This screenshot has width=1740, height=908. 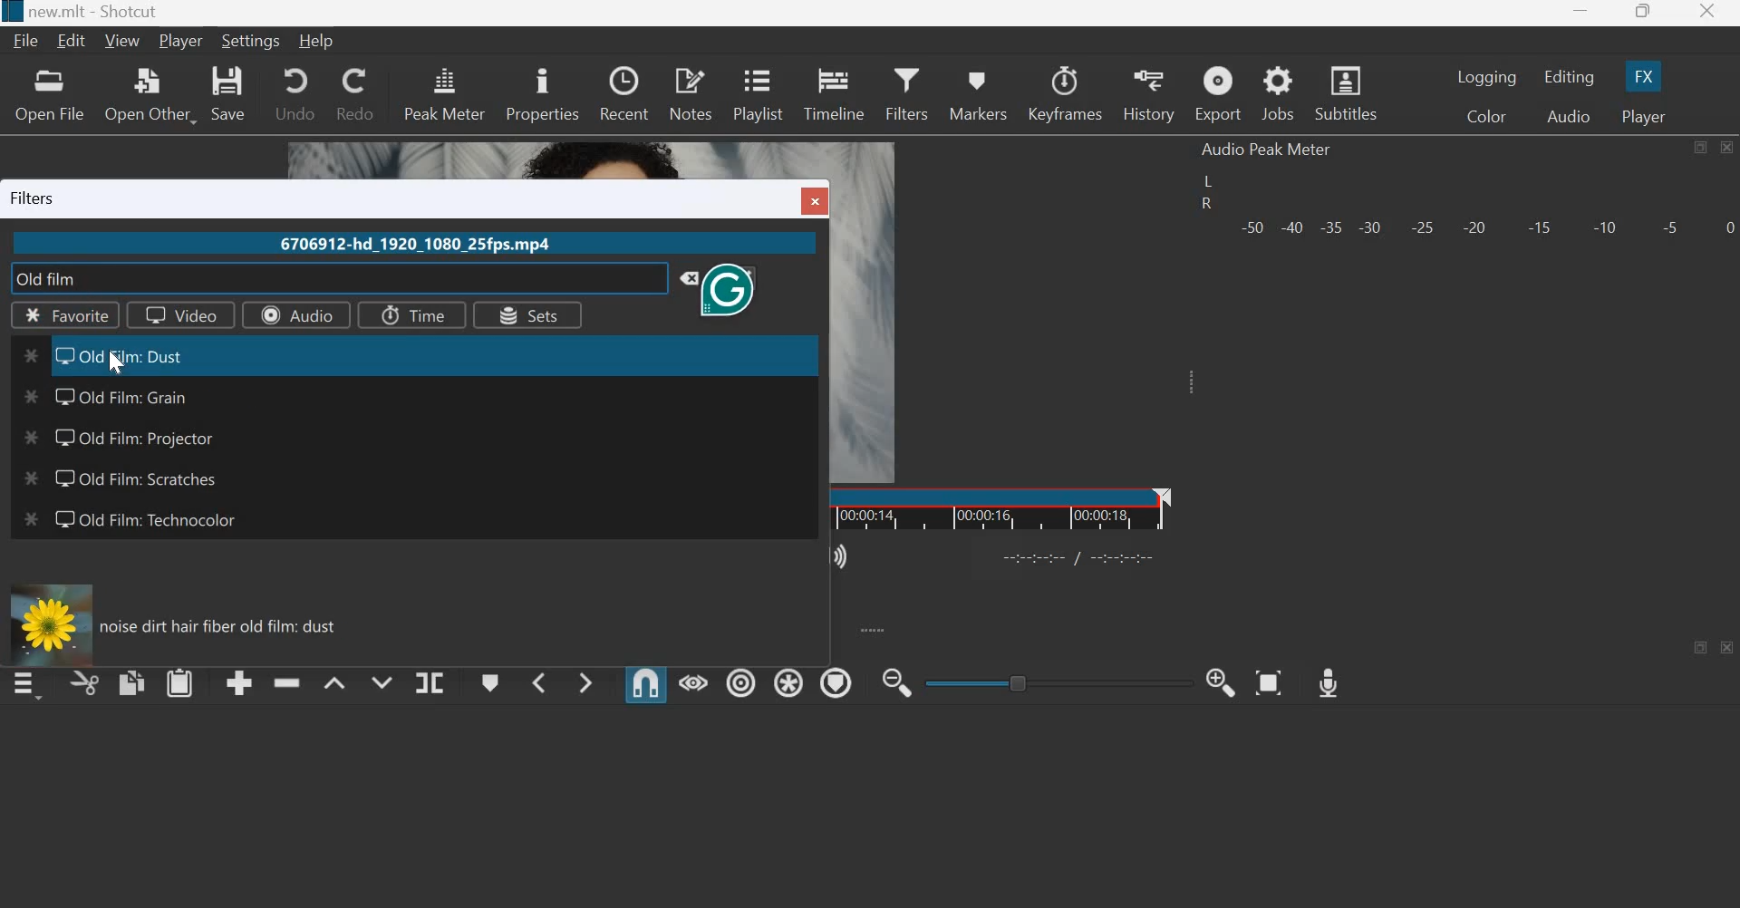 I want to click on Player, so click(x=1641, y=116).